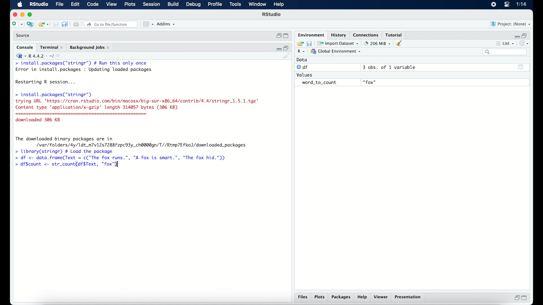 The image size is (543, 305). What do you see at coordinates (338, 35) in the screenshot?
I see `history` at bounding box center [338, 35].